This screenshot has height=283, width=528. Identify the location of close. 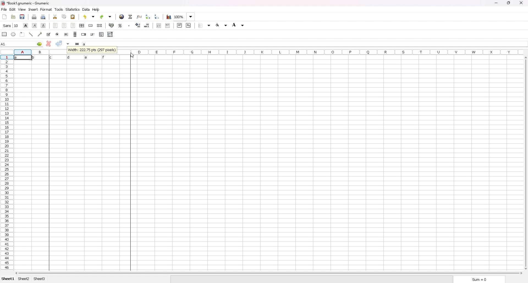
(521, 3).